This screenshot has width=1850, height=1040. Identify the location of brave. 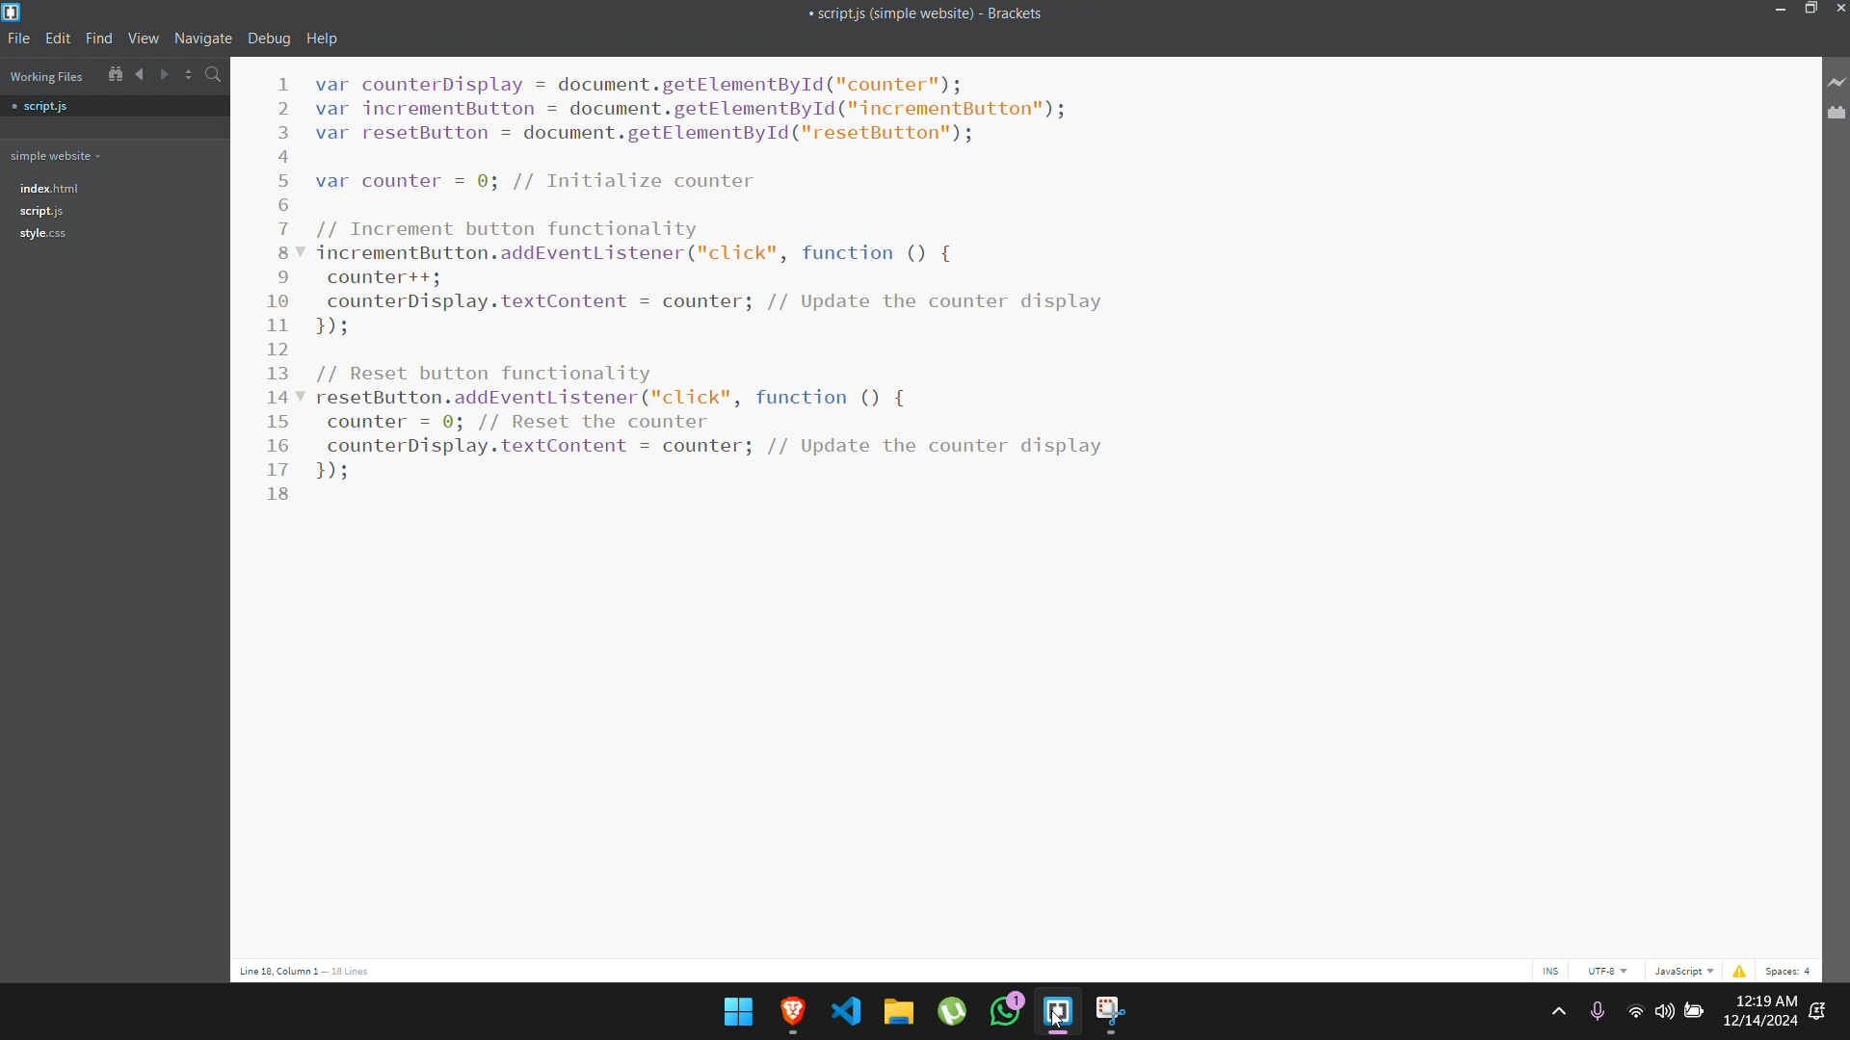
(793, 1013).